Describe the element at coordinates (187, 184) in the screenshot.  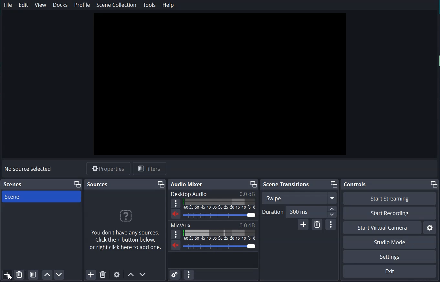
I see `Audio mixer` at that location.